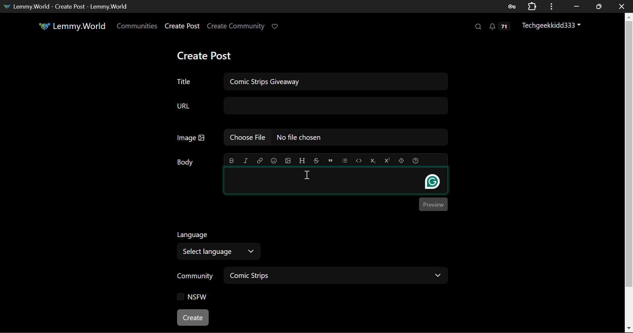  Describe the element at coordinates (599, 6) in the screenshot. I see `Minimize Window` at that location.